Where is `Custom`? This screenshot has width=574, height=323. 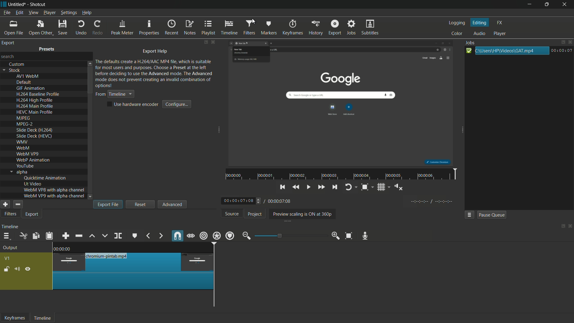
Custom is located at coordinates (17, 64).